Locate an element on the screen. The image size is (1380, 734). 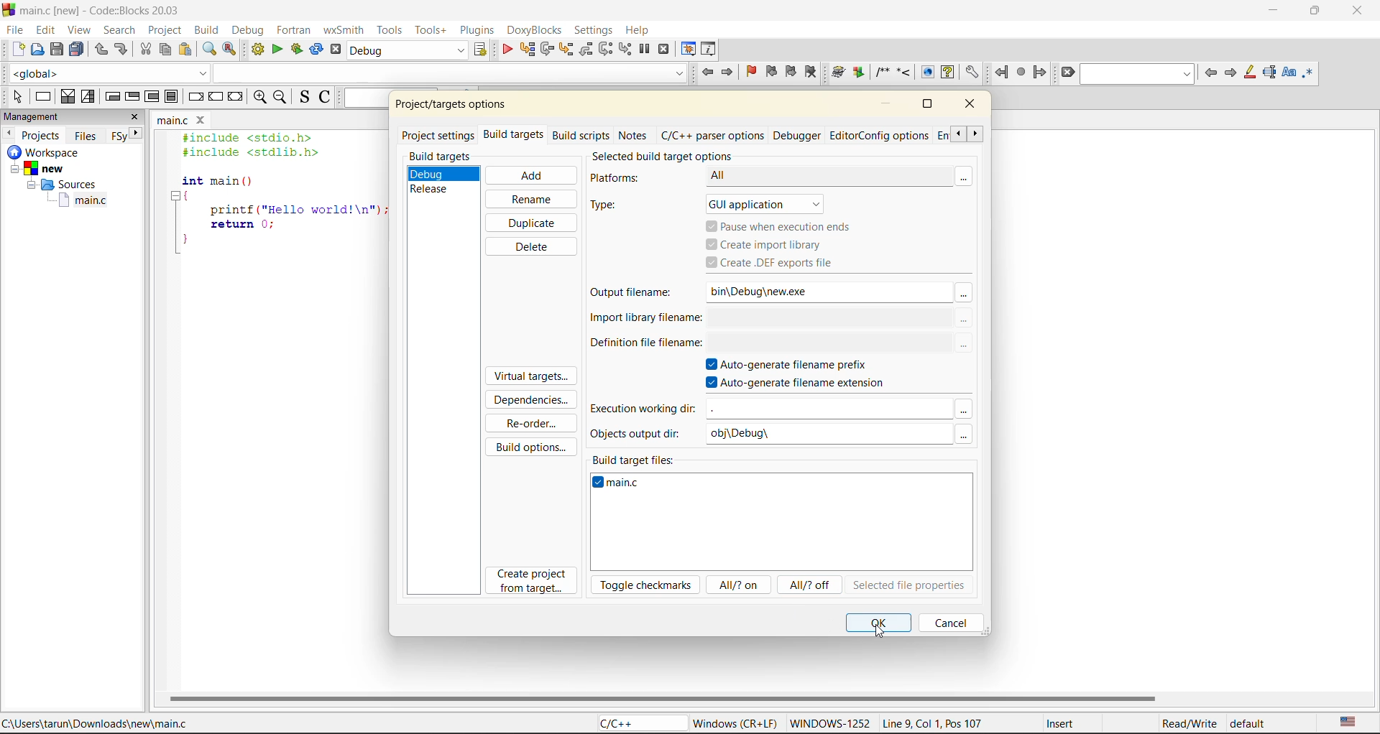
build options is located at coordinates (535, 448).